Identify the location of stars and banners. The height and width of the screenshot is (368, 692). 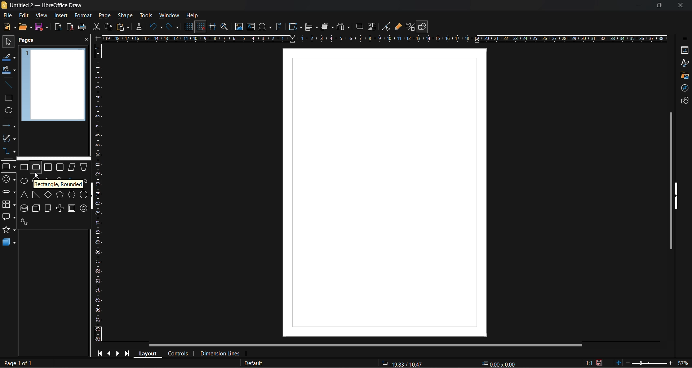
(8, 229).